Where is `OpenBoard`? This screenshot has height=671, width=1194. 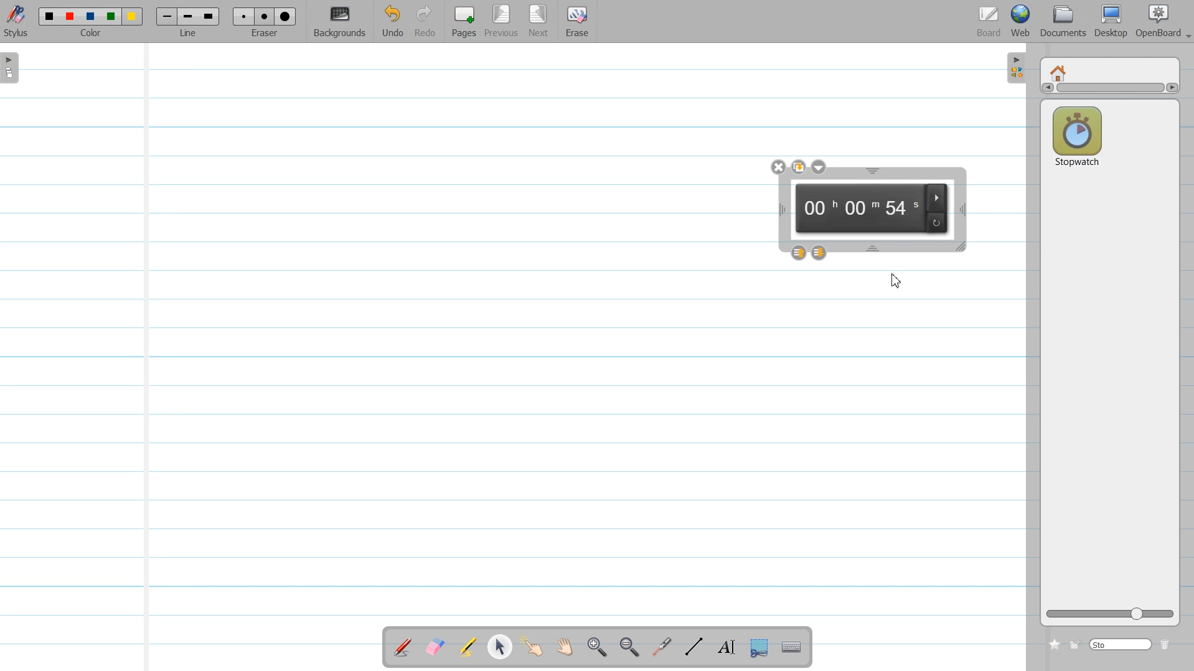
OpenBoard is located at coordinates (1155, 21).